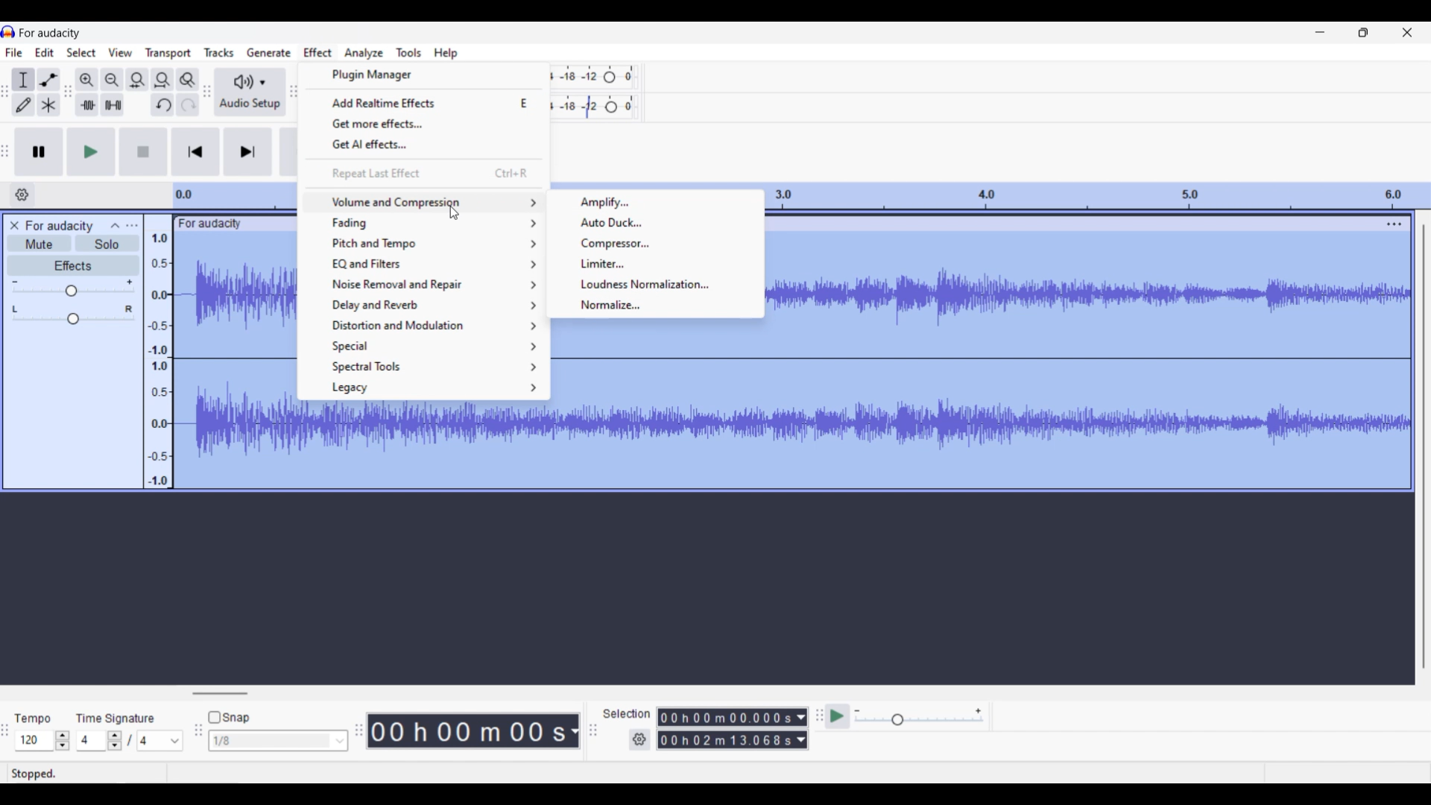 The height and width of the screenshot is (805, 1431). What do you see at coordinates (363, 53) in the screenshot?
I see `Analyze menu` at bounding box center [363, 53].